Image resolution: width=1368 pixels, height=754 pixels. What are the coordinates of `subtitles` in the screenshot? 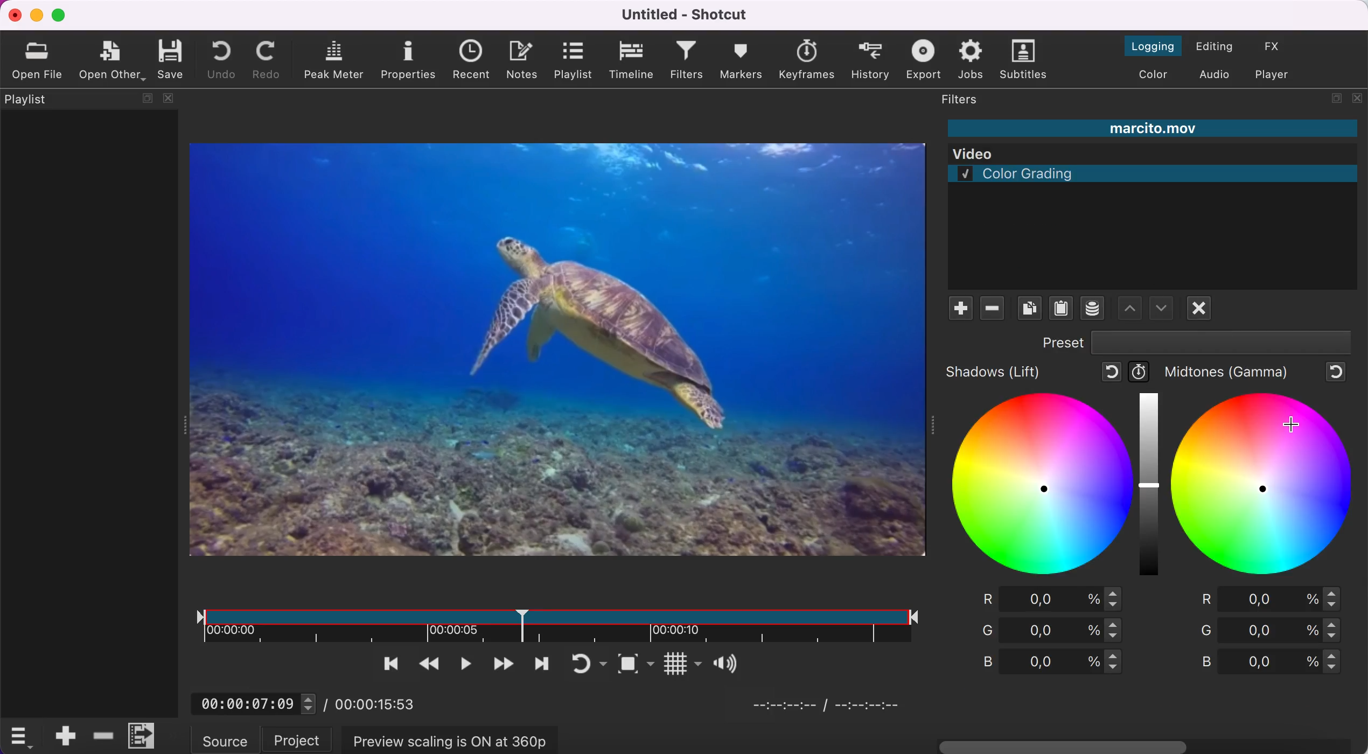 It's located at (1024, 61).